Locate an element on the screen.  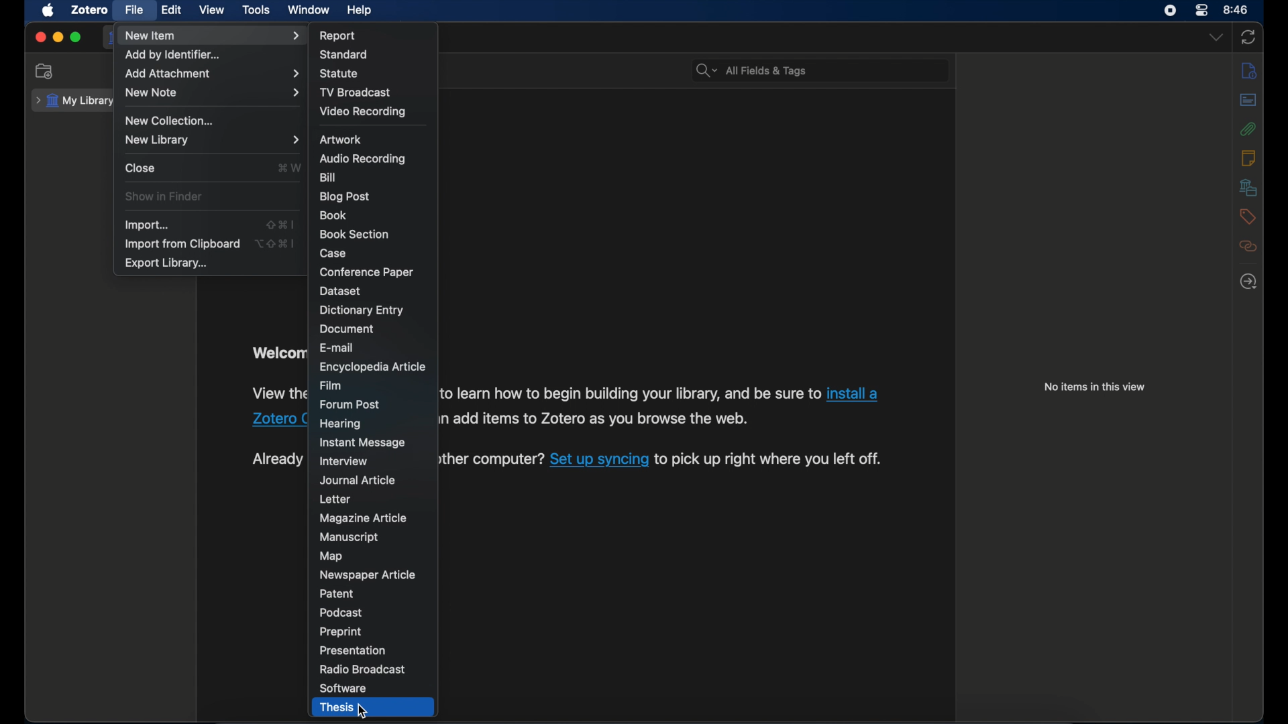
no items in this view is located at coordinates (1095, 386).